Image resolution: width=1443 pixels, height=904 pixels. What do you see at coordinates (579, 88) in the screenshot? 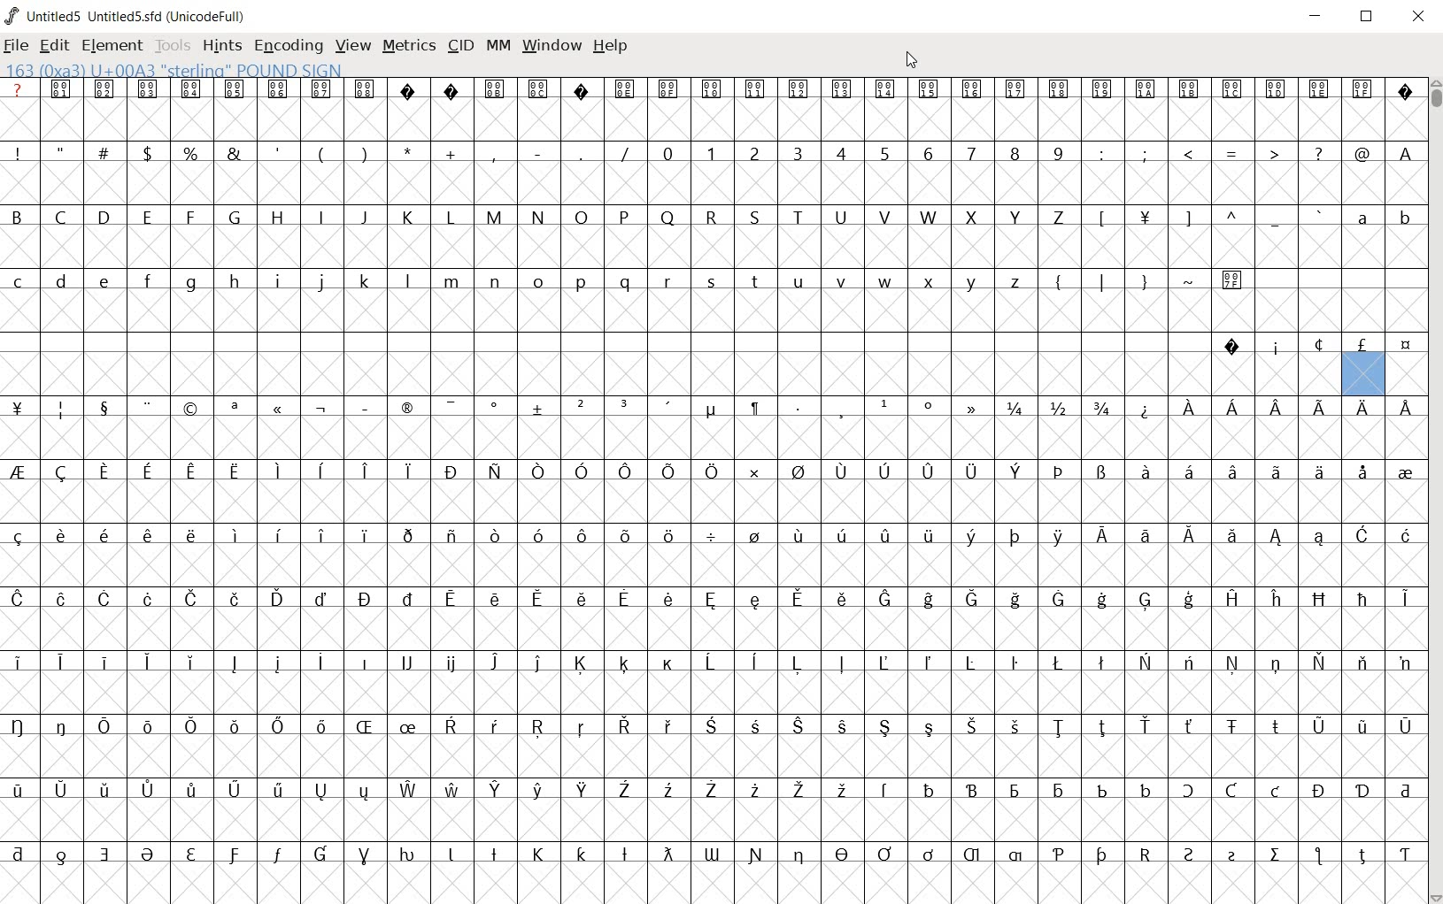
I see `Symbol` at bounding box center [579, 88].